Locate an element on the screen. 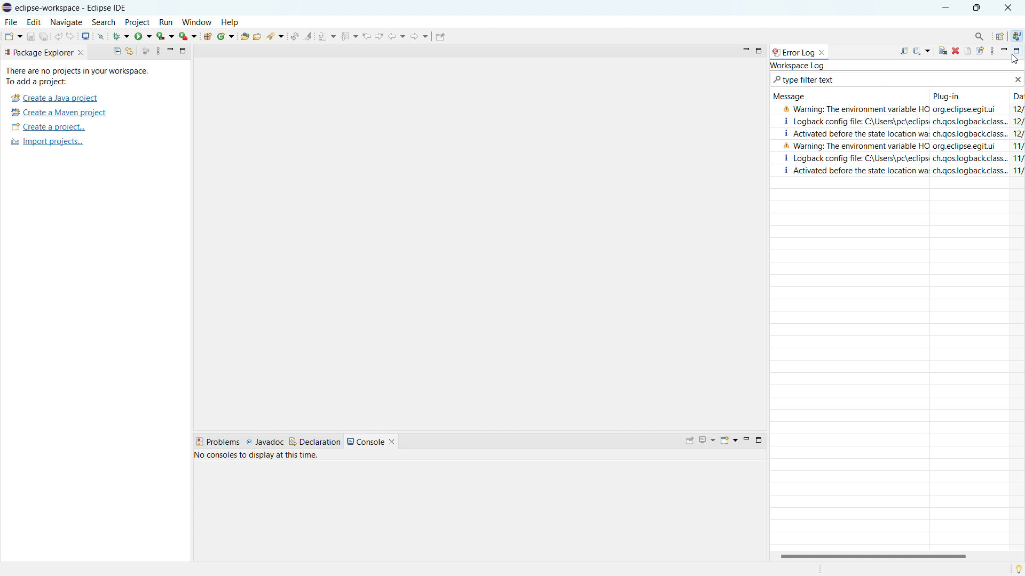 The width and height of the screenshot is (1025, 576). macimize is located at coordinates (185, 52).